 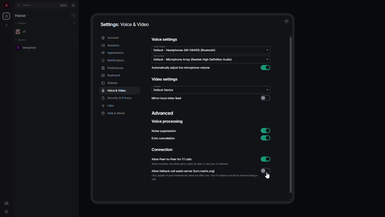 I want to click on room, so click(x=30, y=48).